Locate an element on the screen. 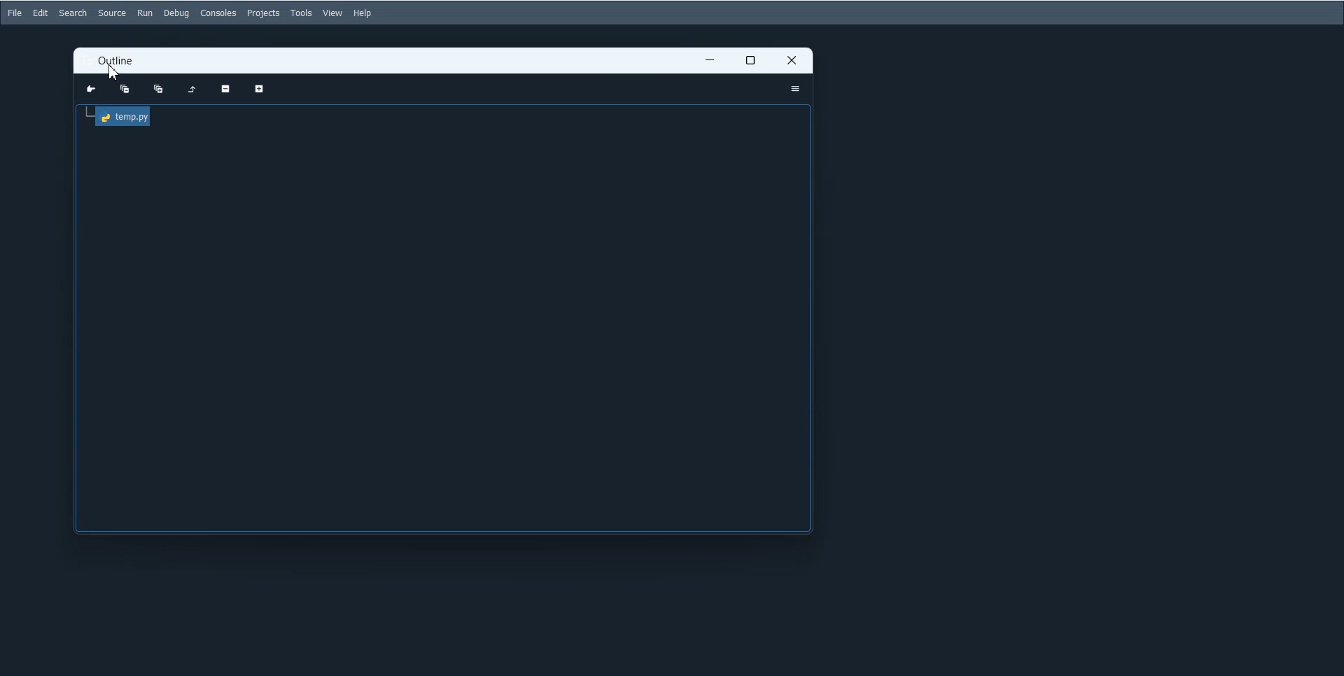 This screenshot has height=676, width=1344. Expand all is located at coordinates (157, 90).